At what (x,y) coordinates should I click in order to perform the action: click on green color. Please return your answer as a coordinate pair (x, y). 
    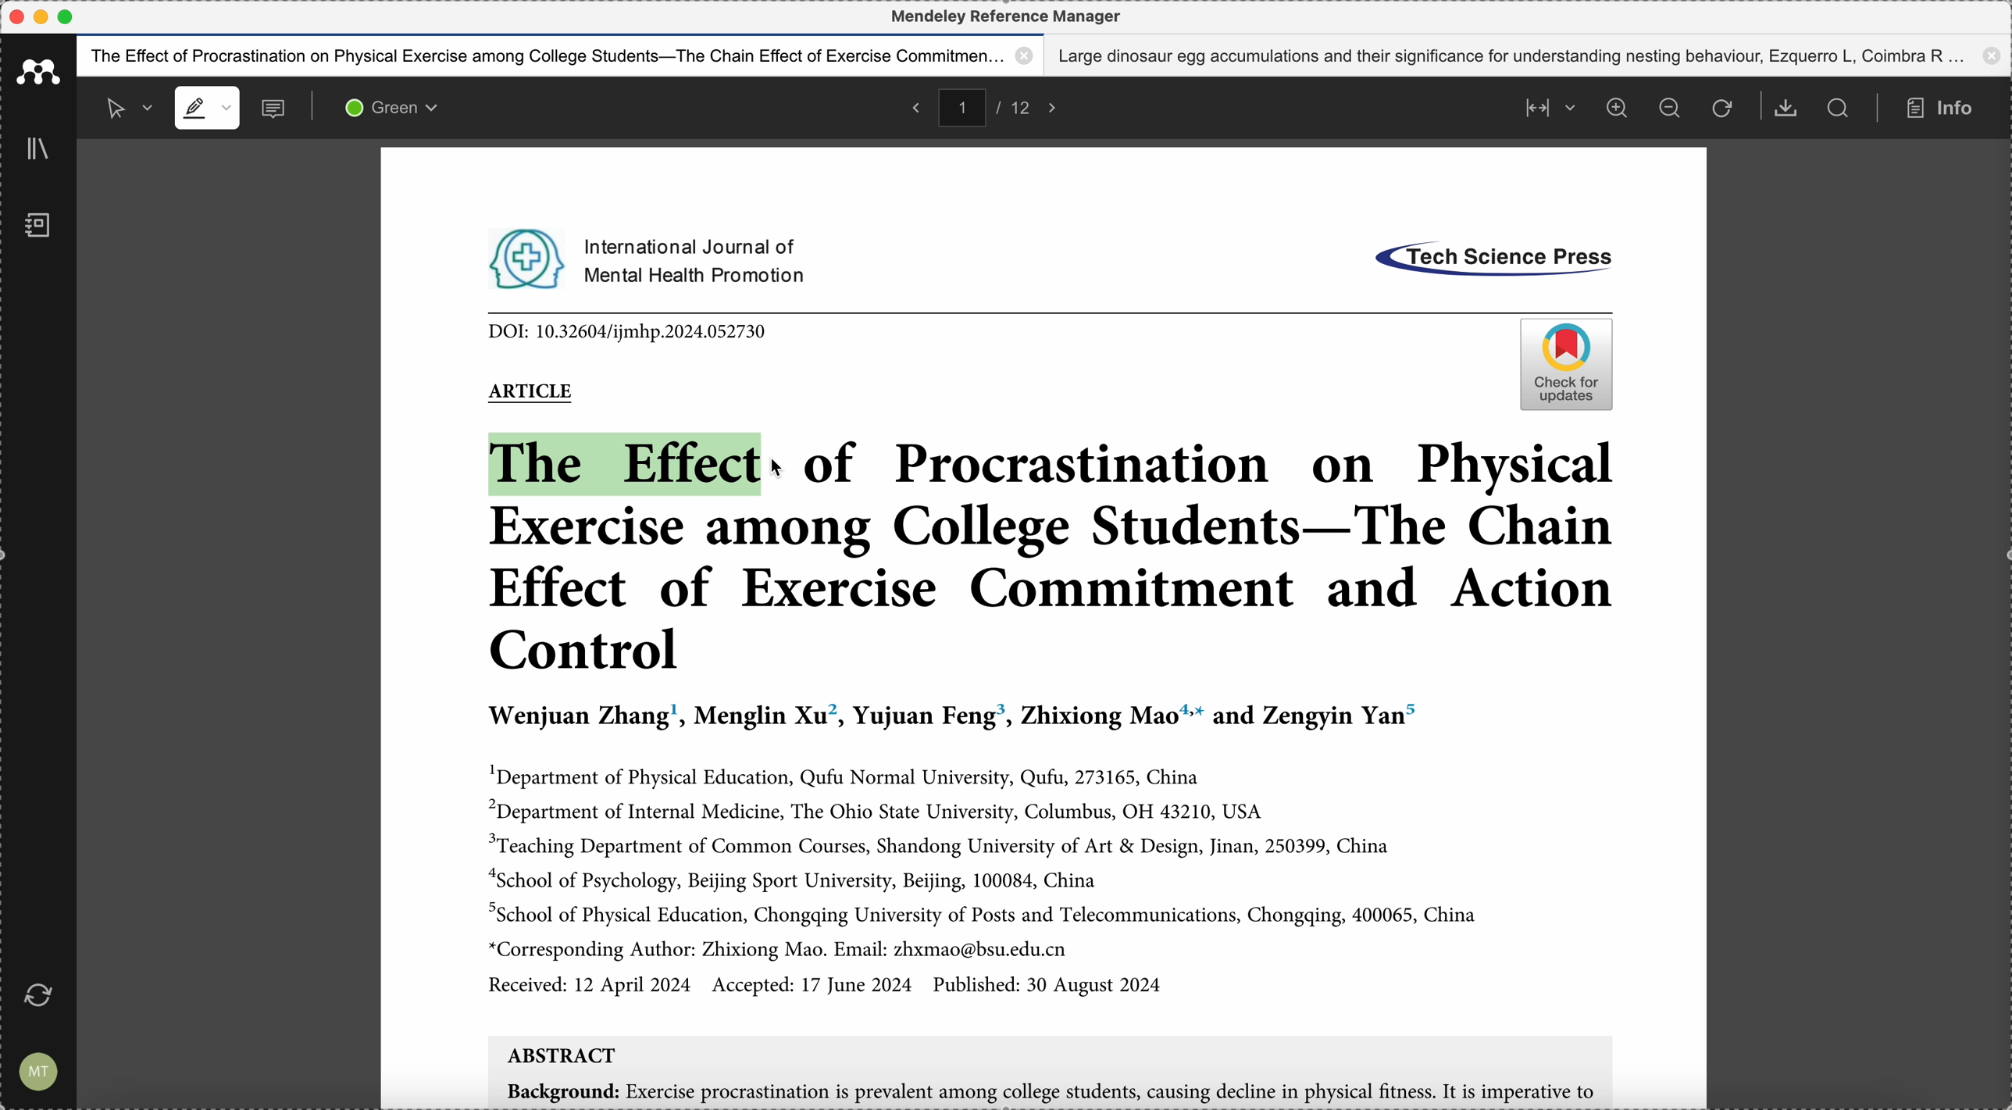
    Looking at the image, I should click on (395, 110).